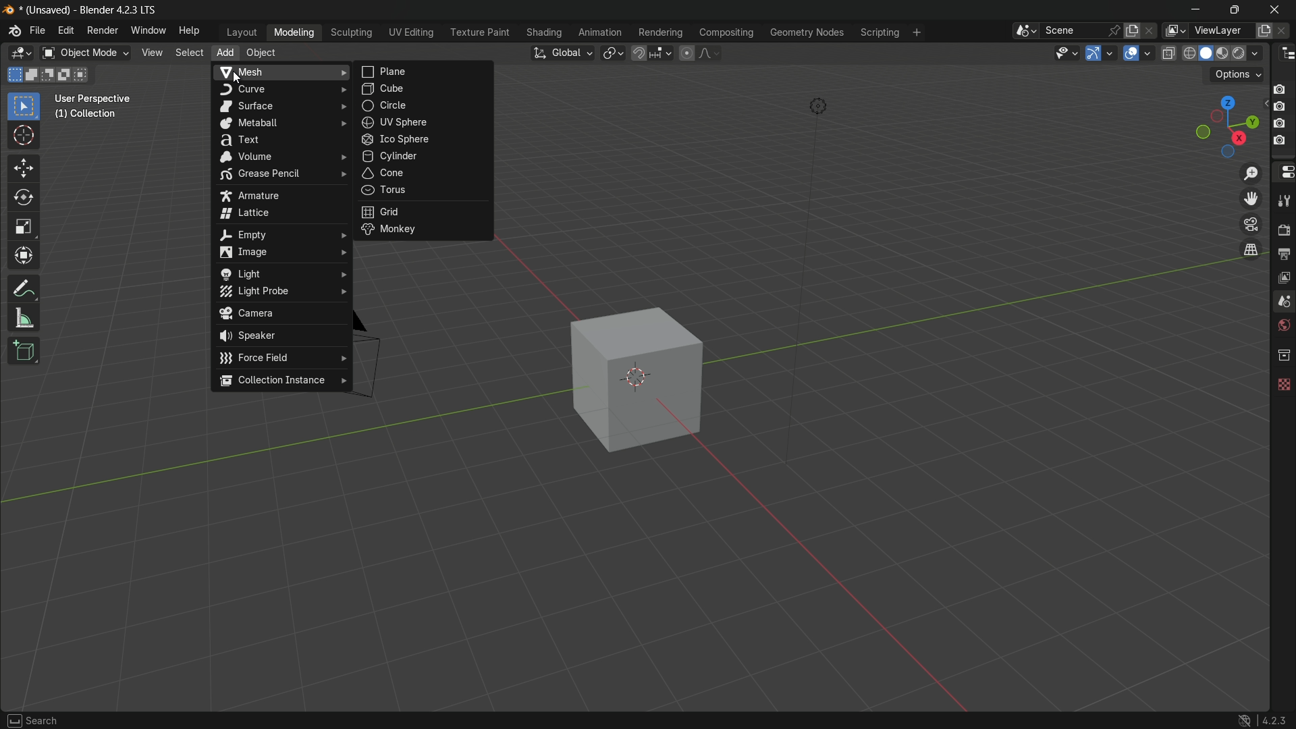 Image resolution: width=1296 pixels, height=729 pixels. I want to click on animation menu, so click(602, 32).